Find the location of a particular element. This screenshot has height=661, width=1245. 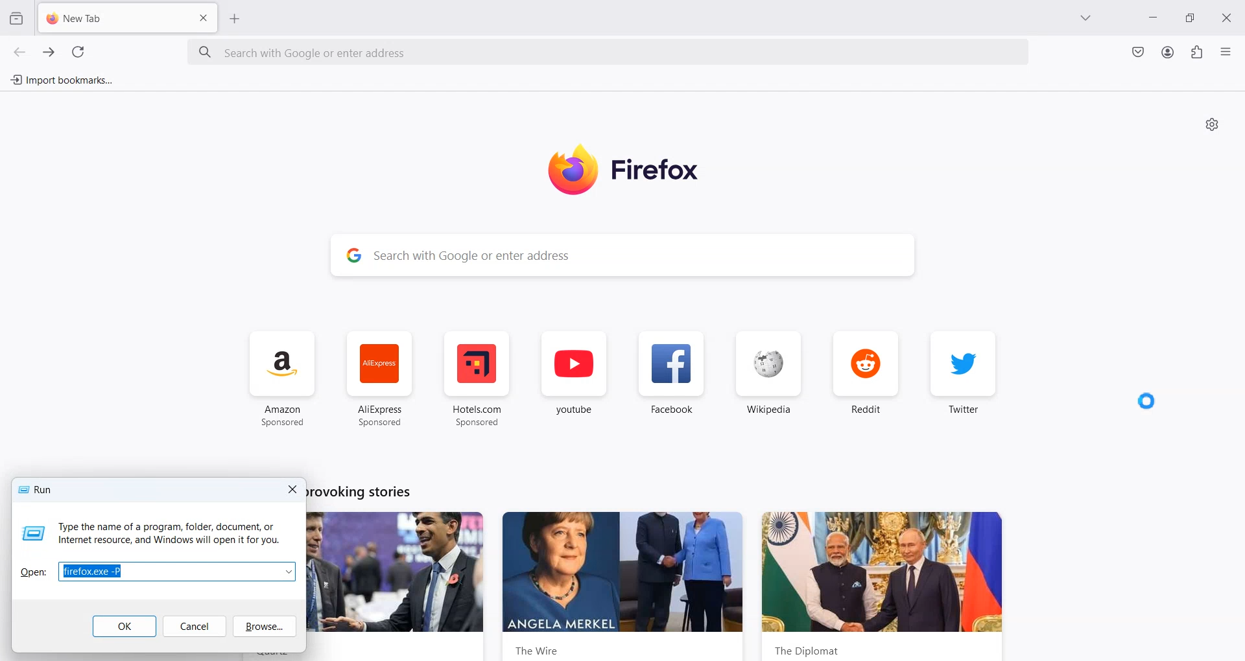

Minimize is located at coordinates (1154, 19).